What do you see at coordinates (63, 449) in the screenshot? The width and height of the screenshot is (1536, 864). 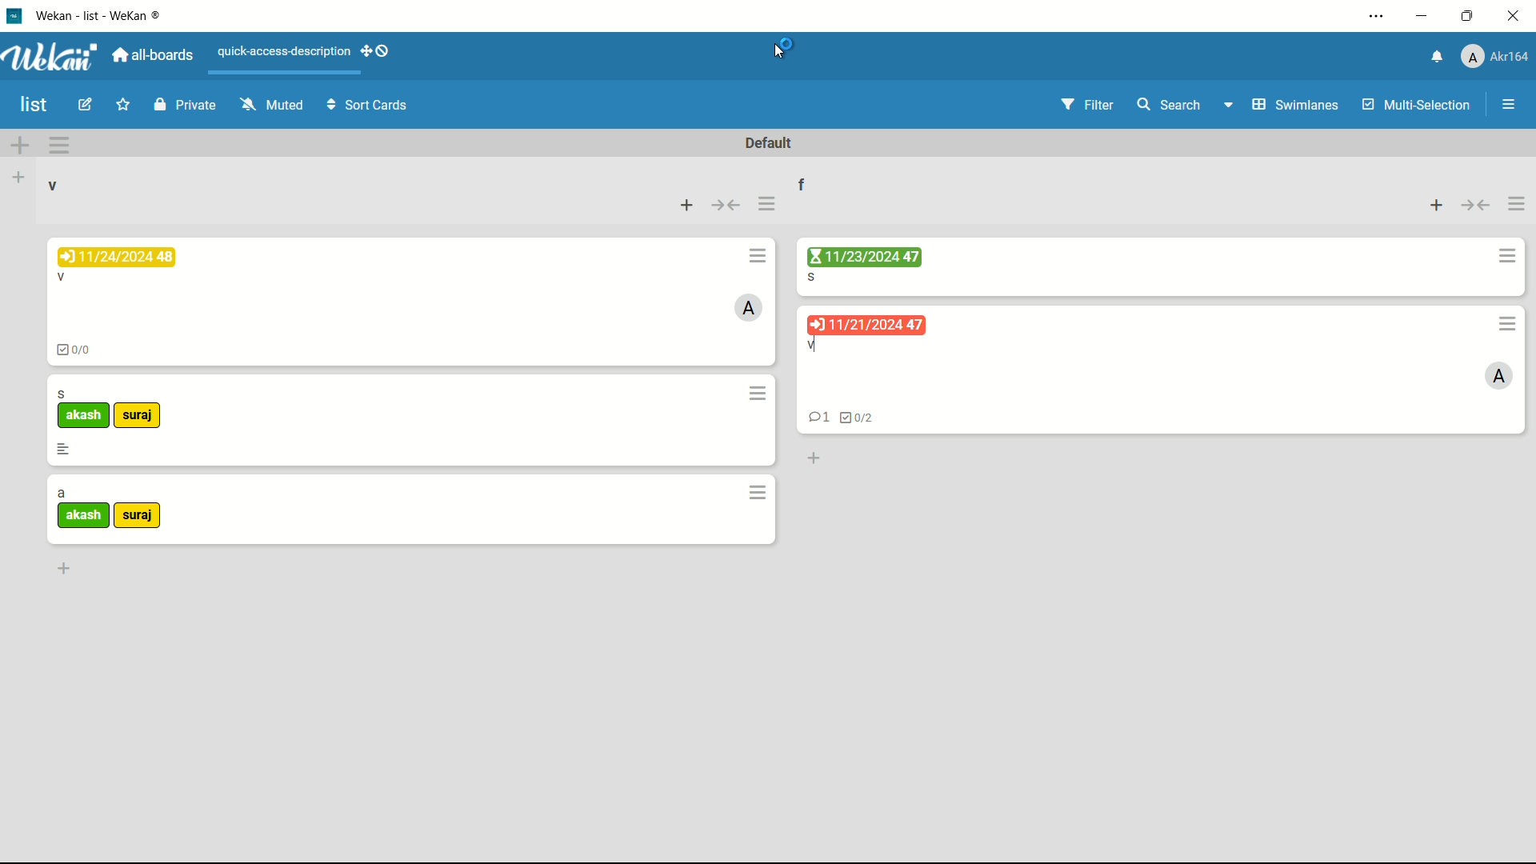 I see `description` at bounding box center [63, 449].